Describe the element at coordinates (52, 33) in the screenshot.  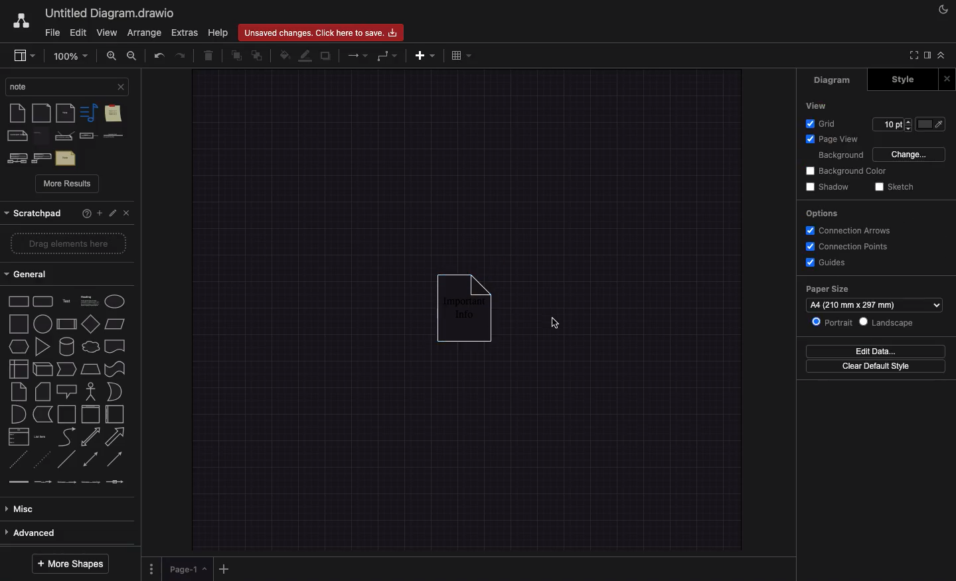
I see `File` at that location.